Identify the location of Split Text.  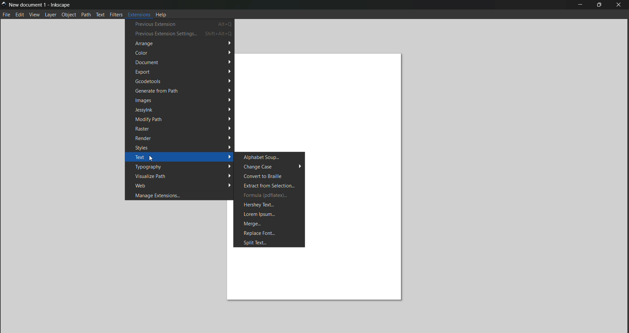
(269, 243).